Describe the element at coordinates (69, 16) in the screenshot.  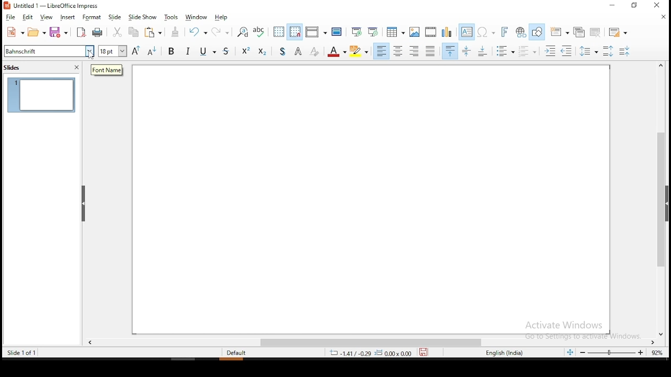
I see `insert` at that location.